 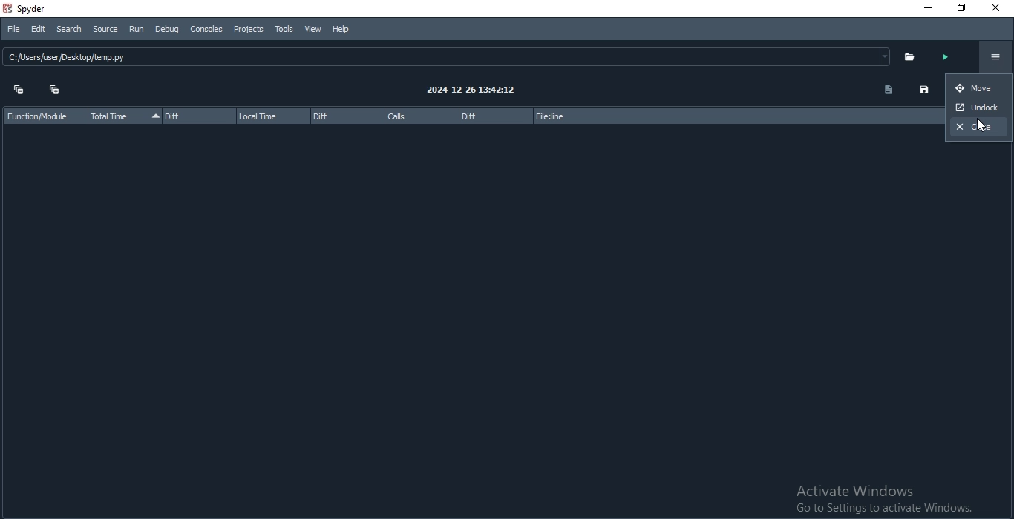 What do you see at coordinates (106, 30) in the screenshot?
I see `Source` at bounding box center [106, 30].